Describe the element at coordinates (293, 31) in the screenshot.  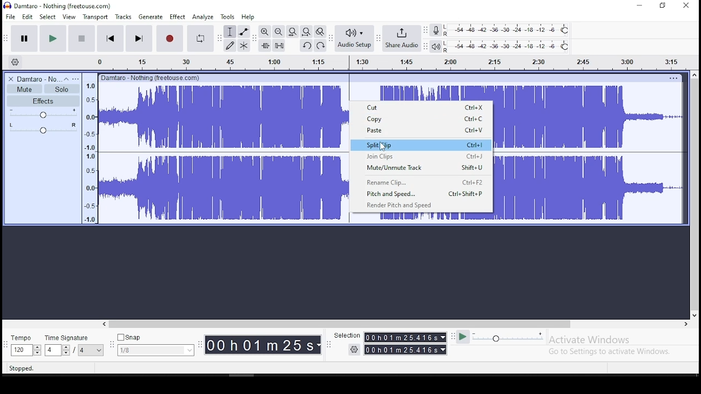
I see `fit project to width` at that location.